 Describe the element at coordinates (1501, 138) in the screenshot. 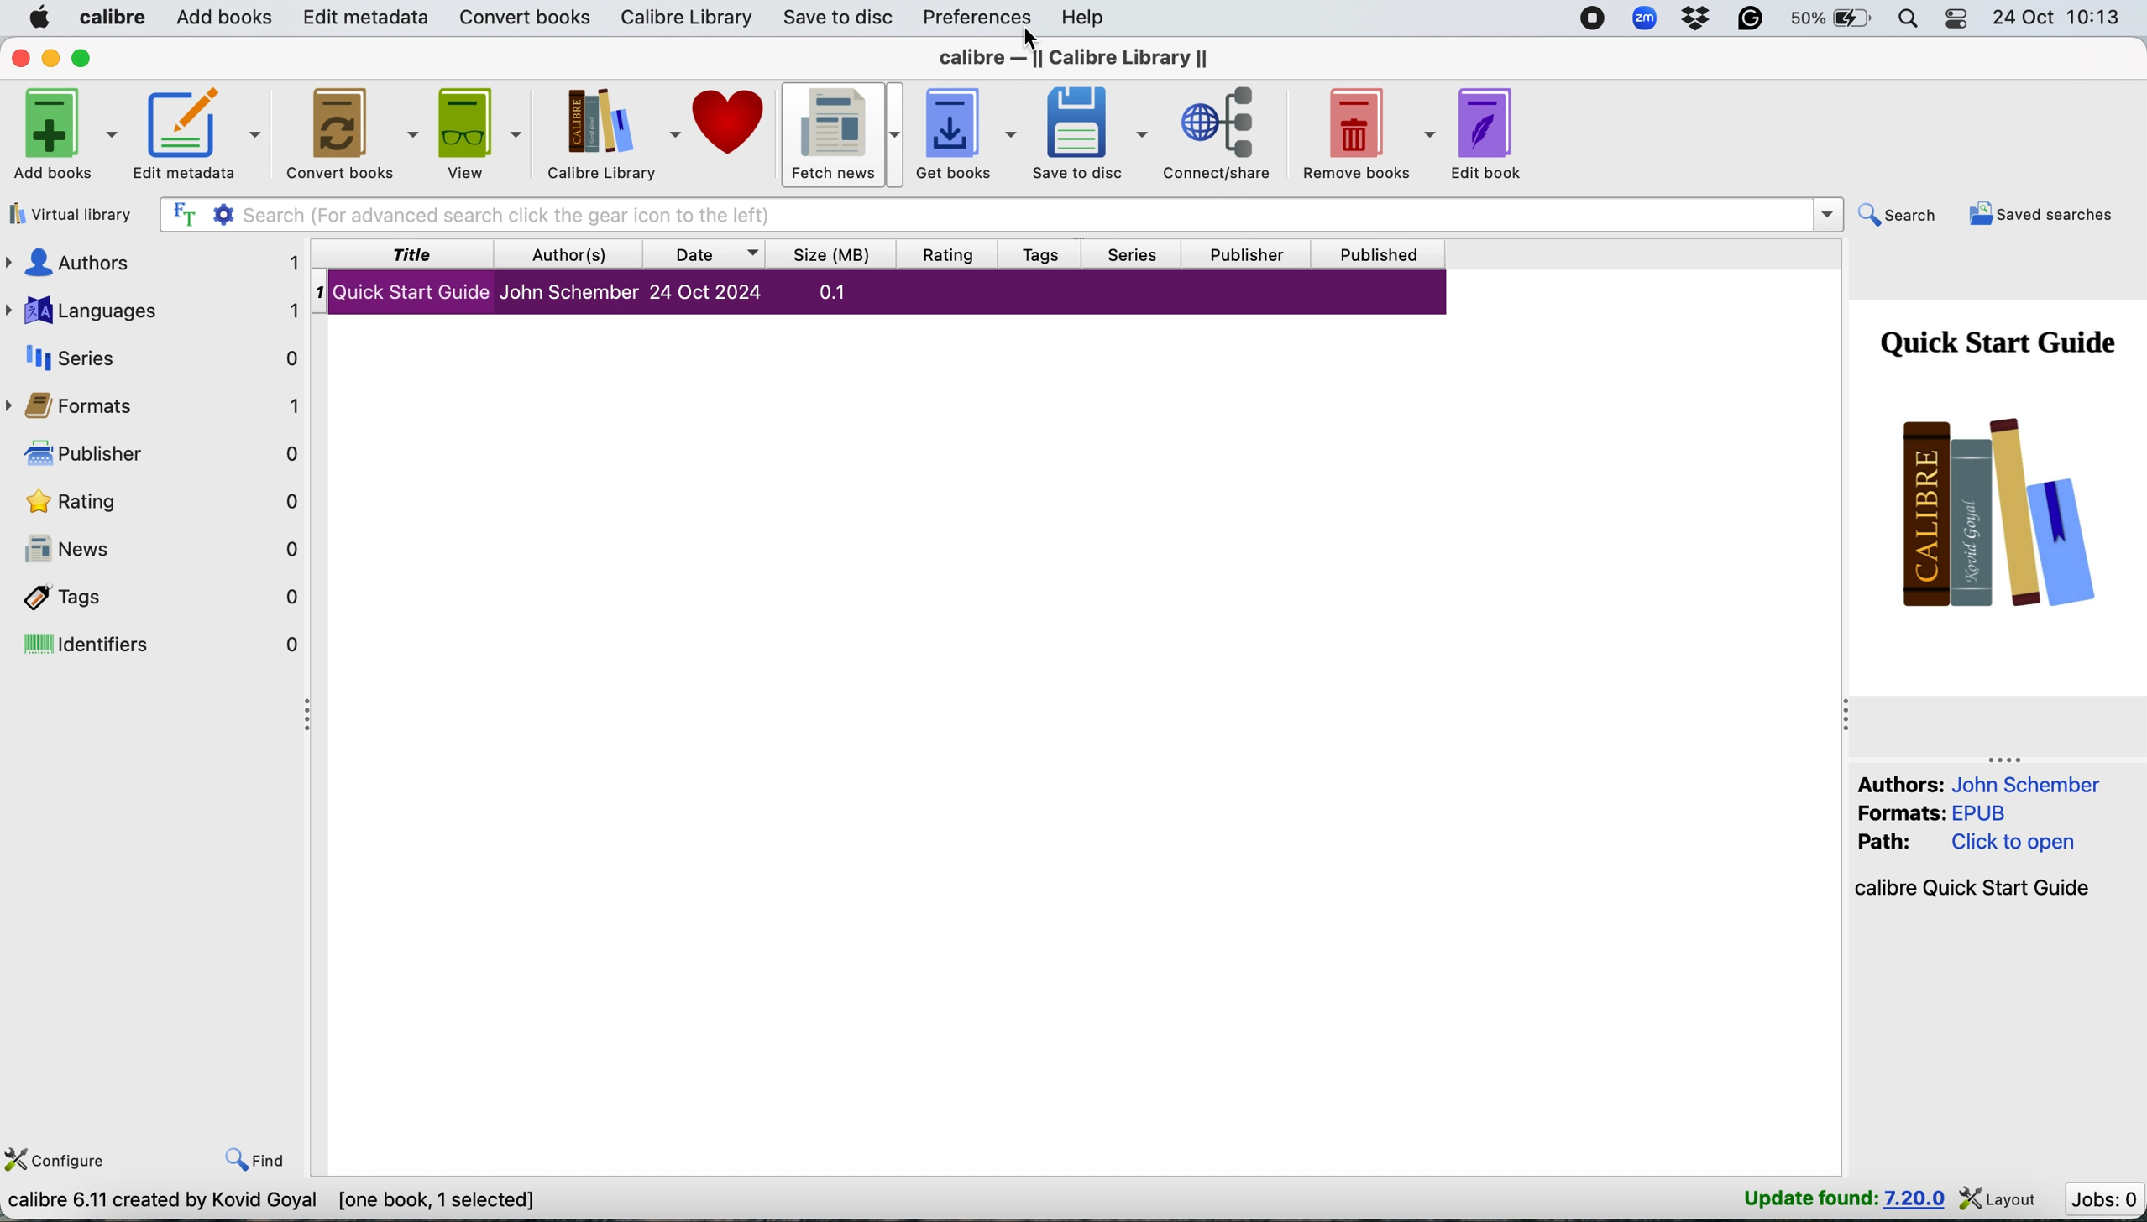

I see `edit book` at that location.